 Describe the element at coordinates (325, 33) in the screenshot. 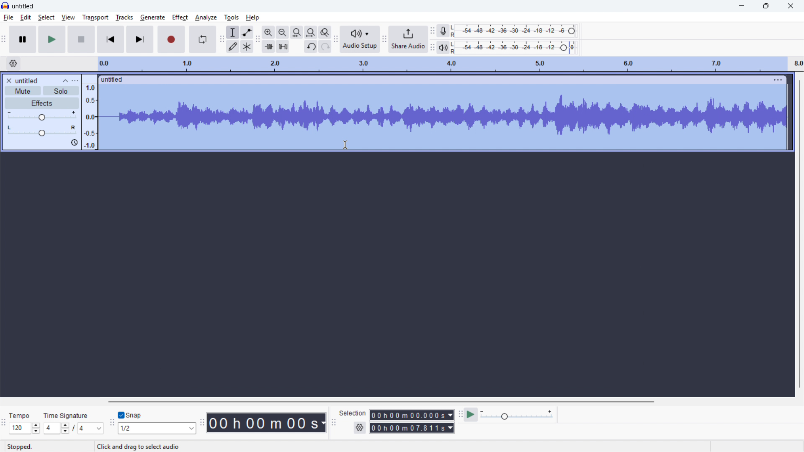

I see `toggle zoom` at that location.